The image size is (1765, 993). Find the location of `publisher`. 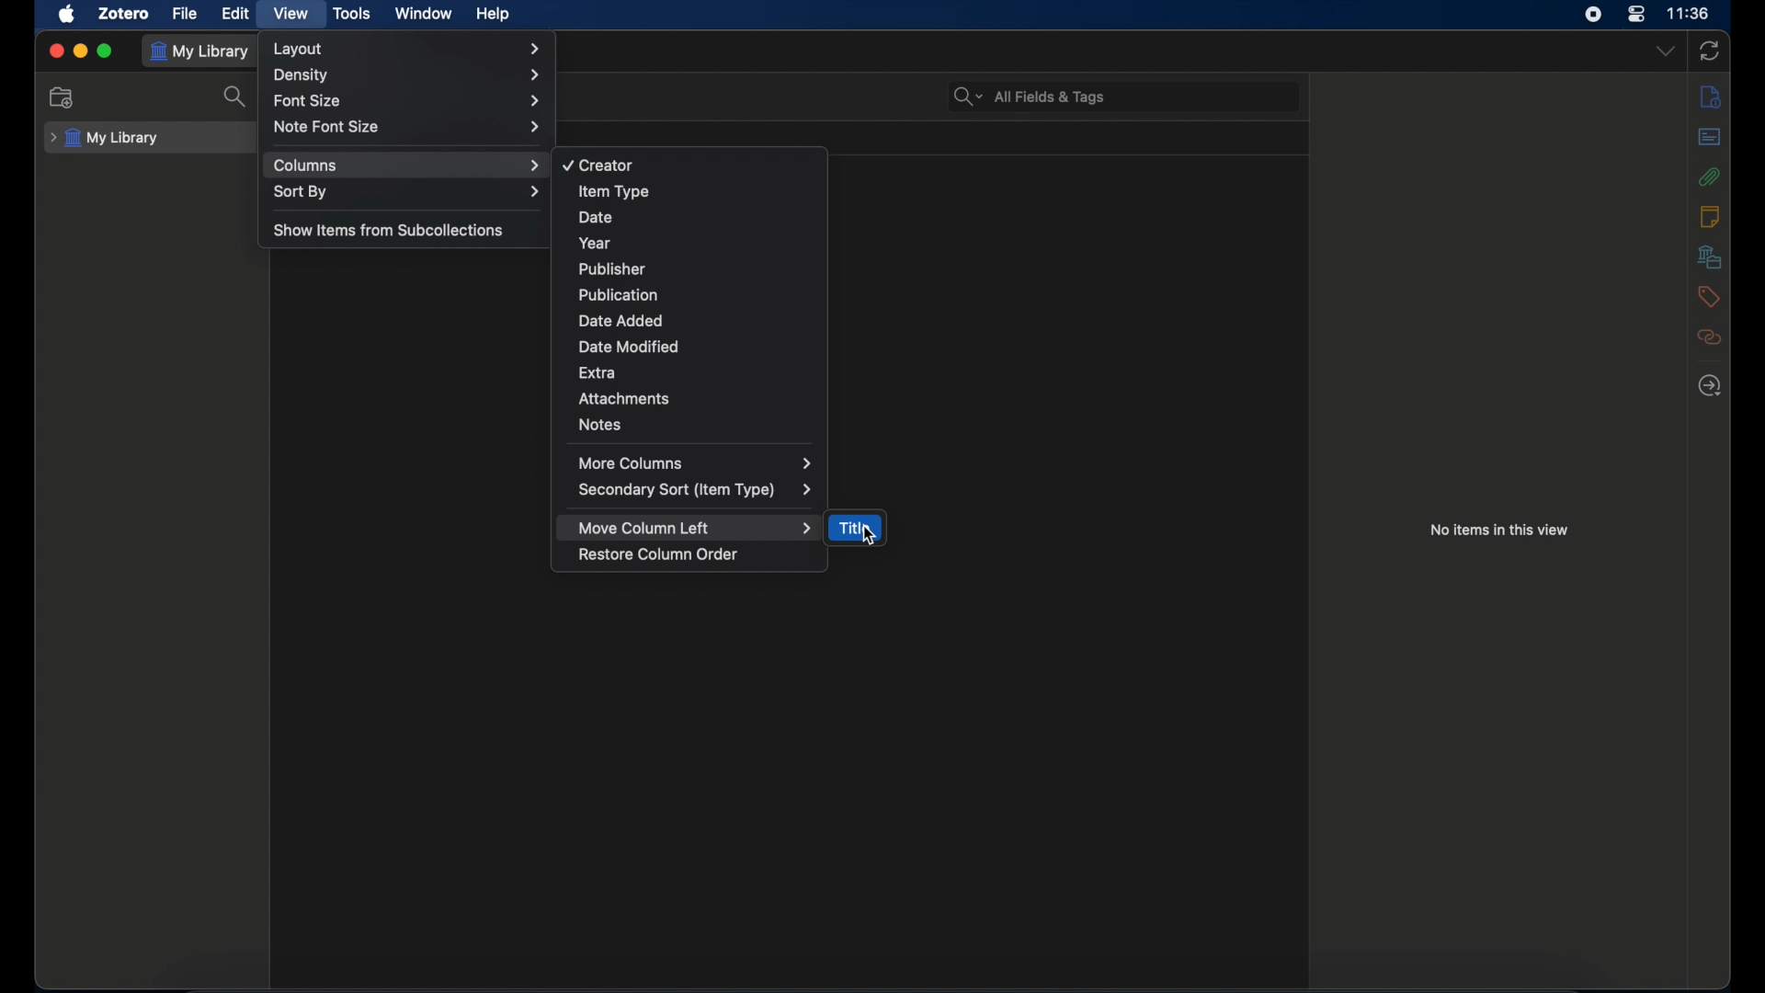

publisher is located at coordinates (611, 268).